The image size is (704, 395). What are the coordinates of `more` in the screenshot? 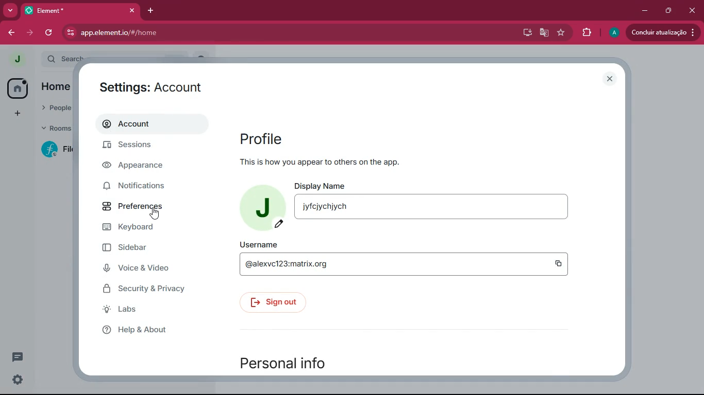 It's located at (10, 10).